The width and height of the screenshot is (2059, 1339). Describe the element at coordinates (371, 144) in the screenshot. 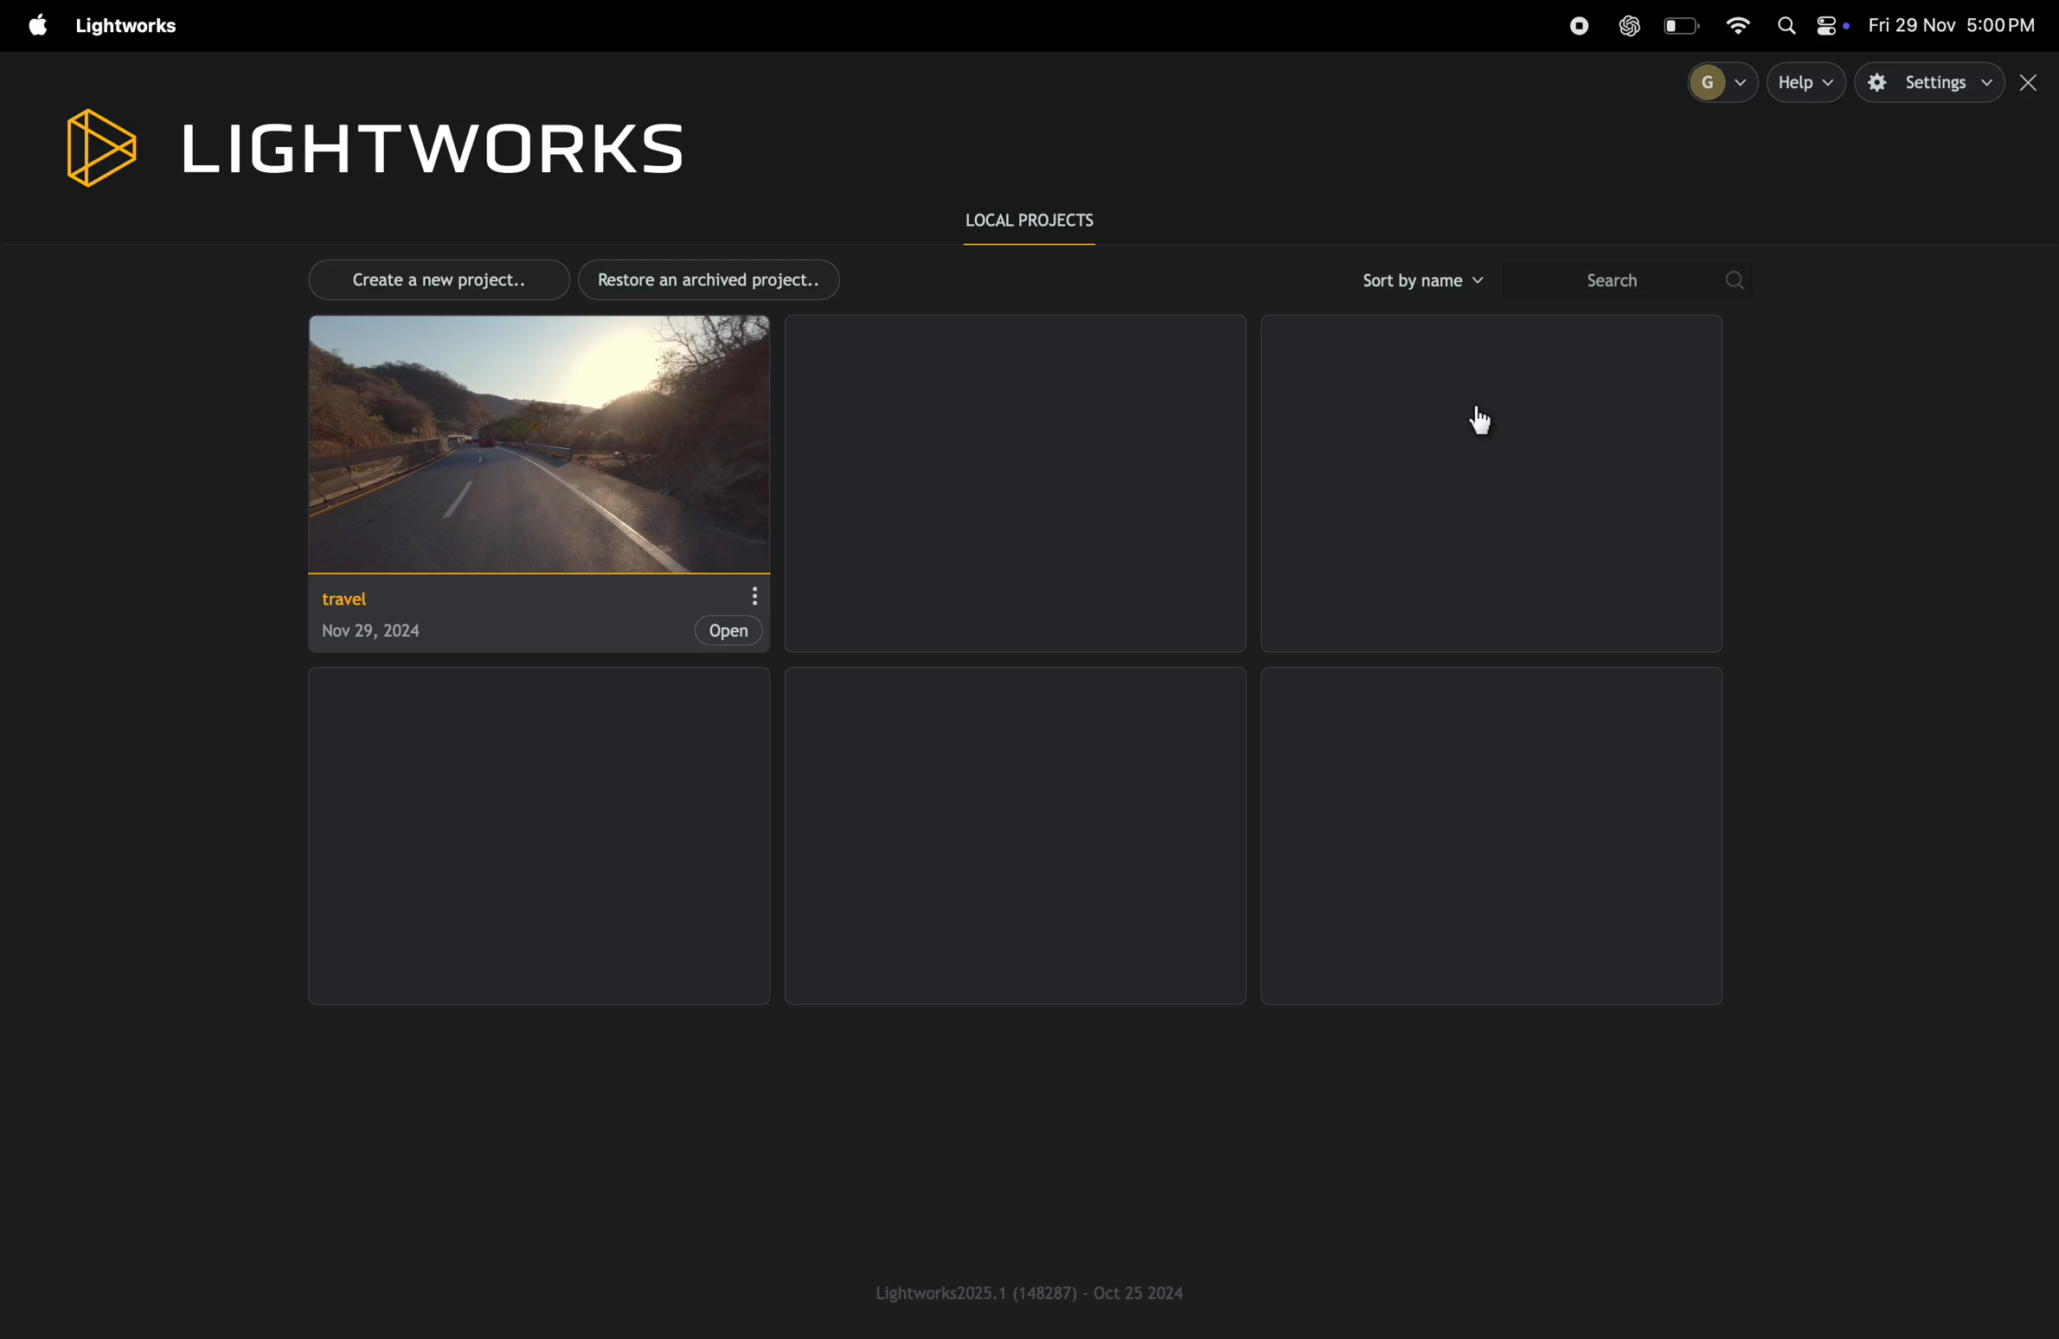

I see `light works` at that location.